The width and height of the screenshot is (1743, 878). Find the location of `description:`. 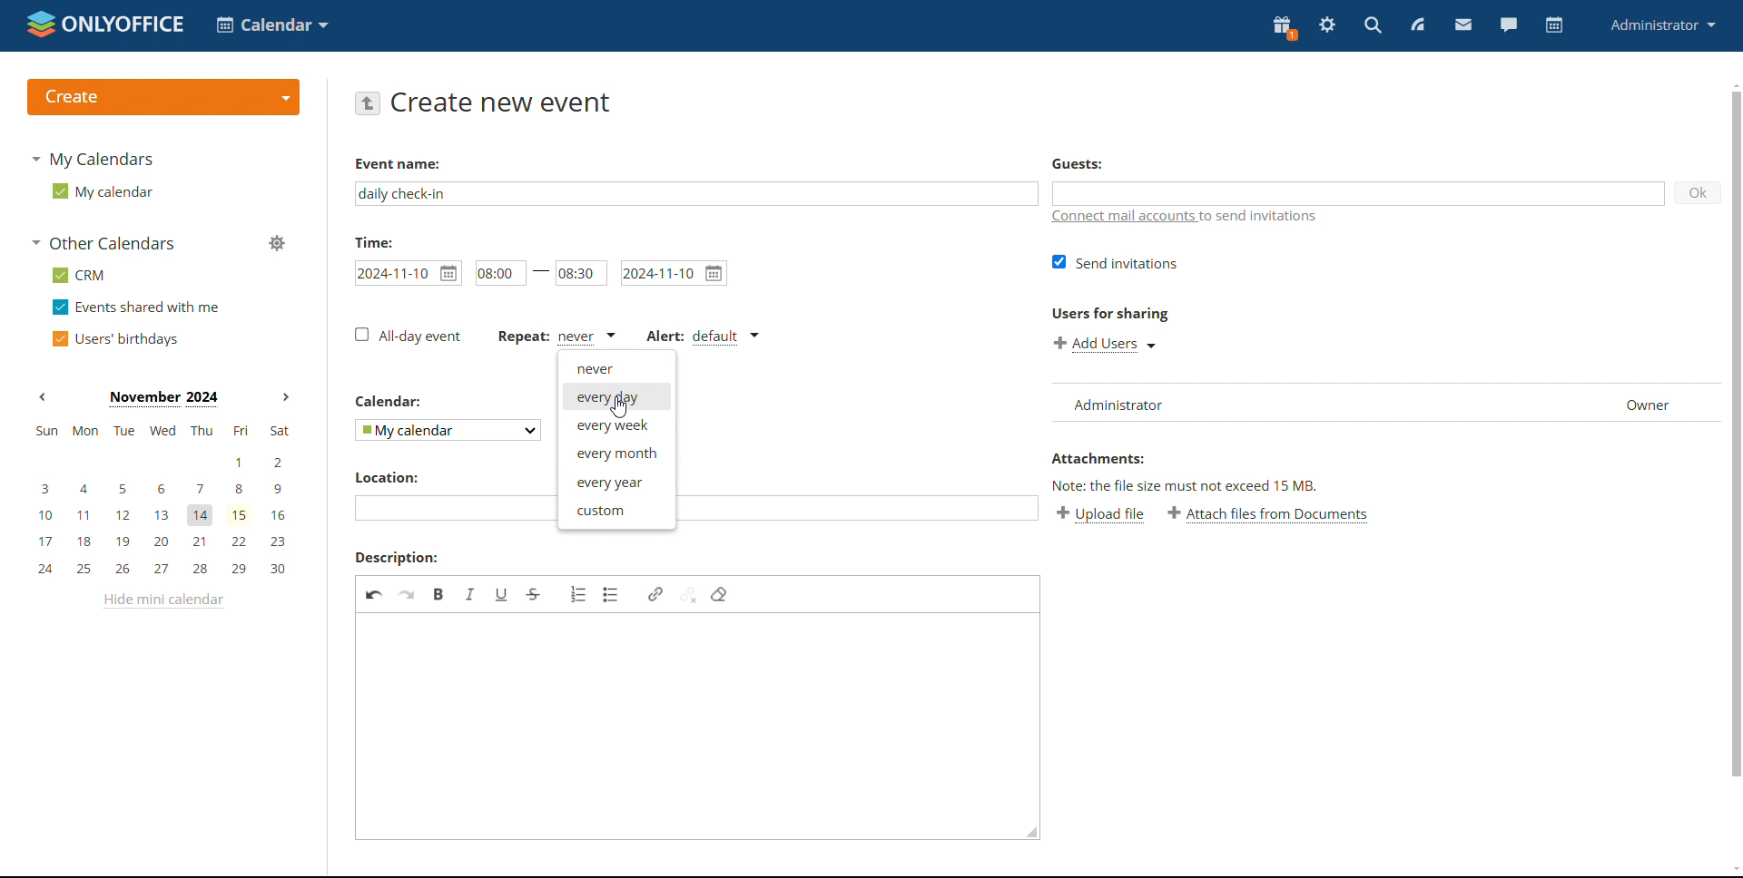

description: is located at coordinates (397, 557).